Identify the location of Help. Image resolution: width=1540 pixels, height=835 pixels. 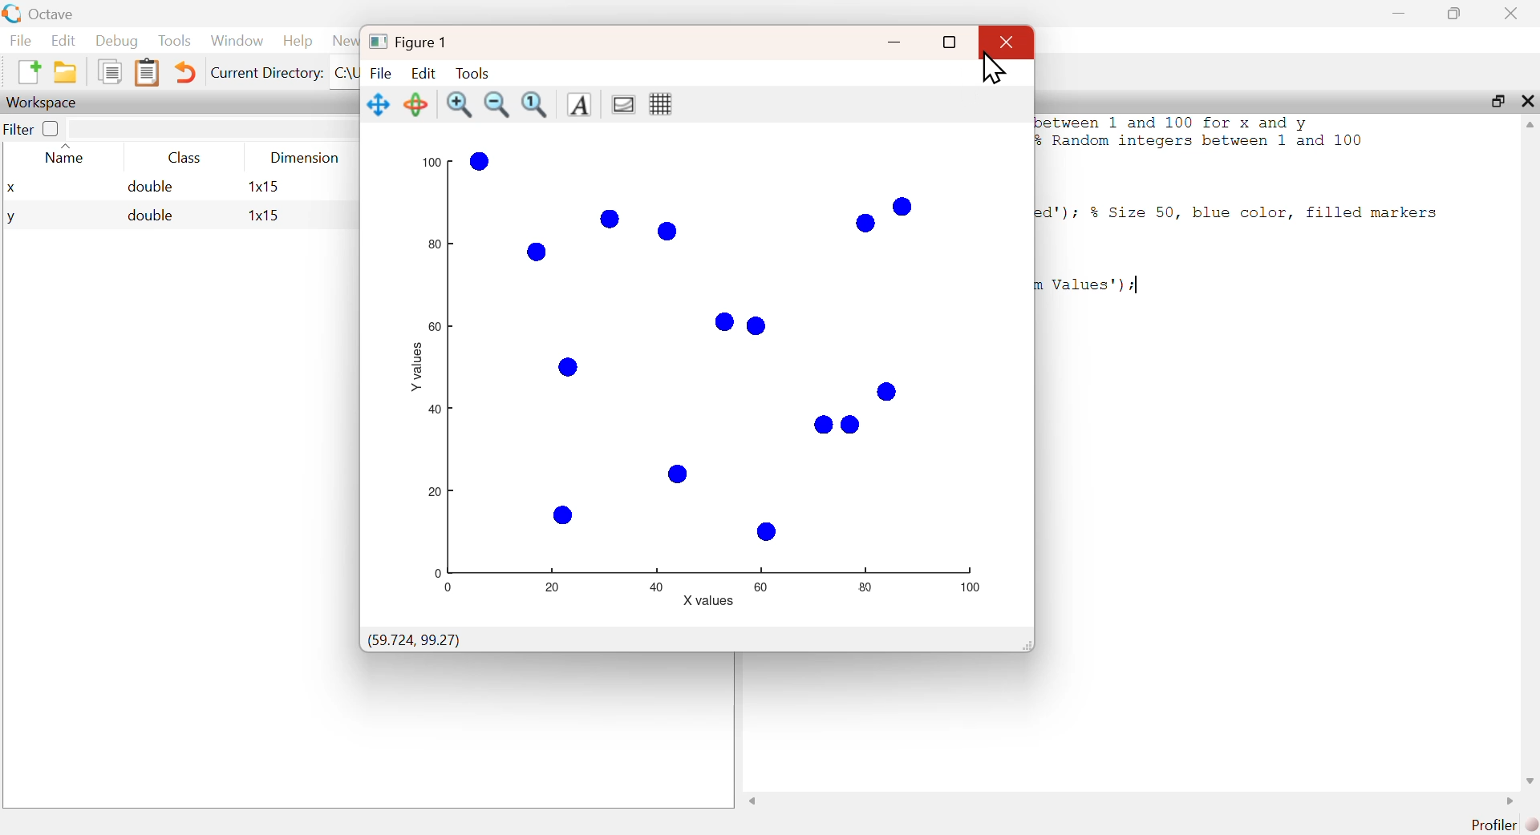
(298, 41).